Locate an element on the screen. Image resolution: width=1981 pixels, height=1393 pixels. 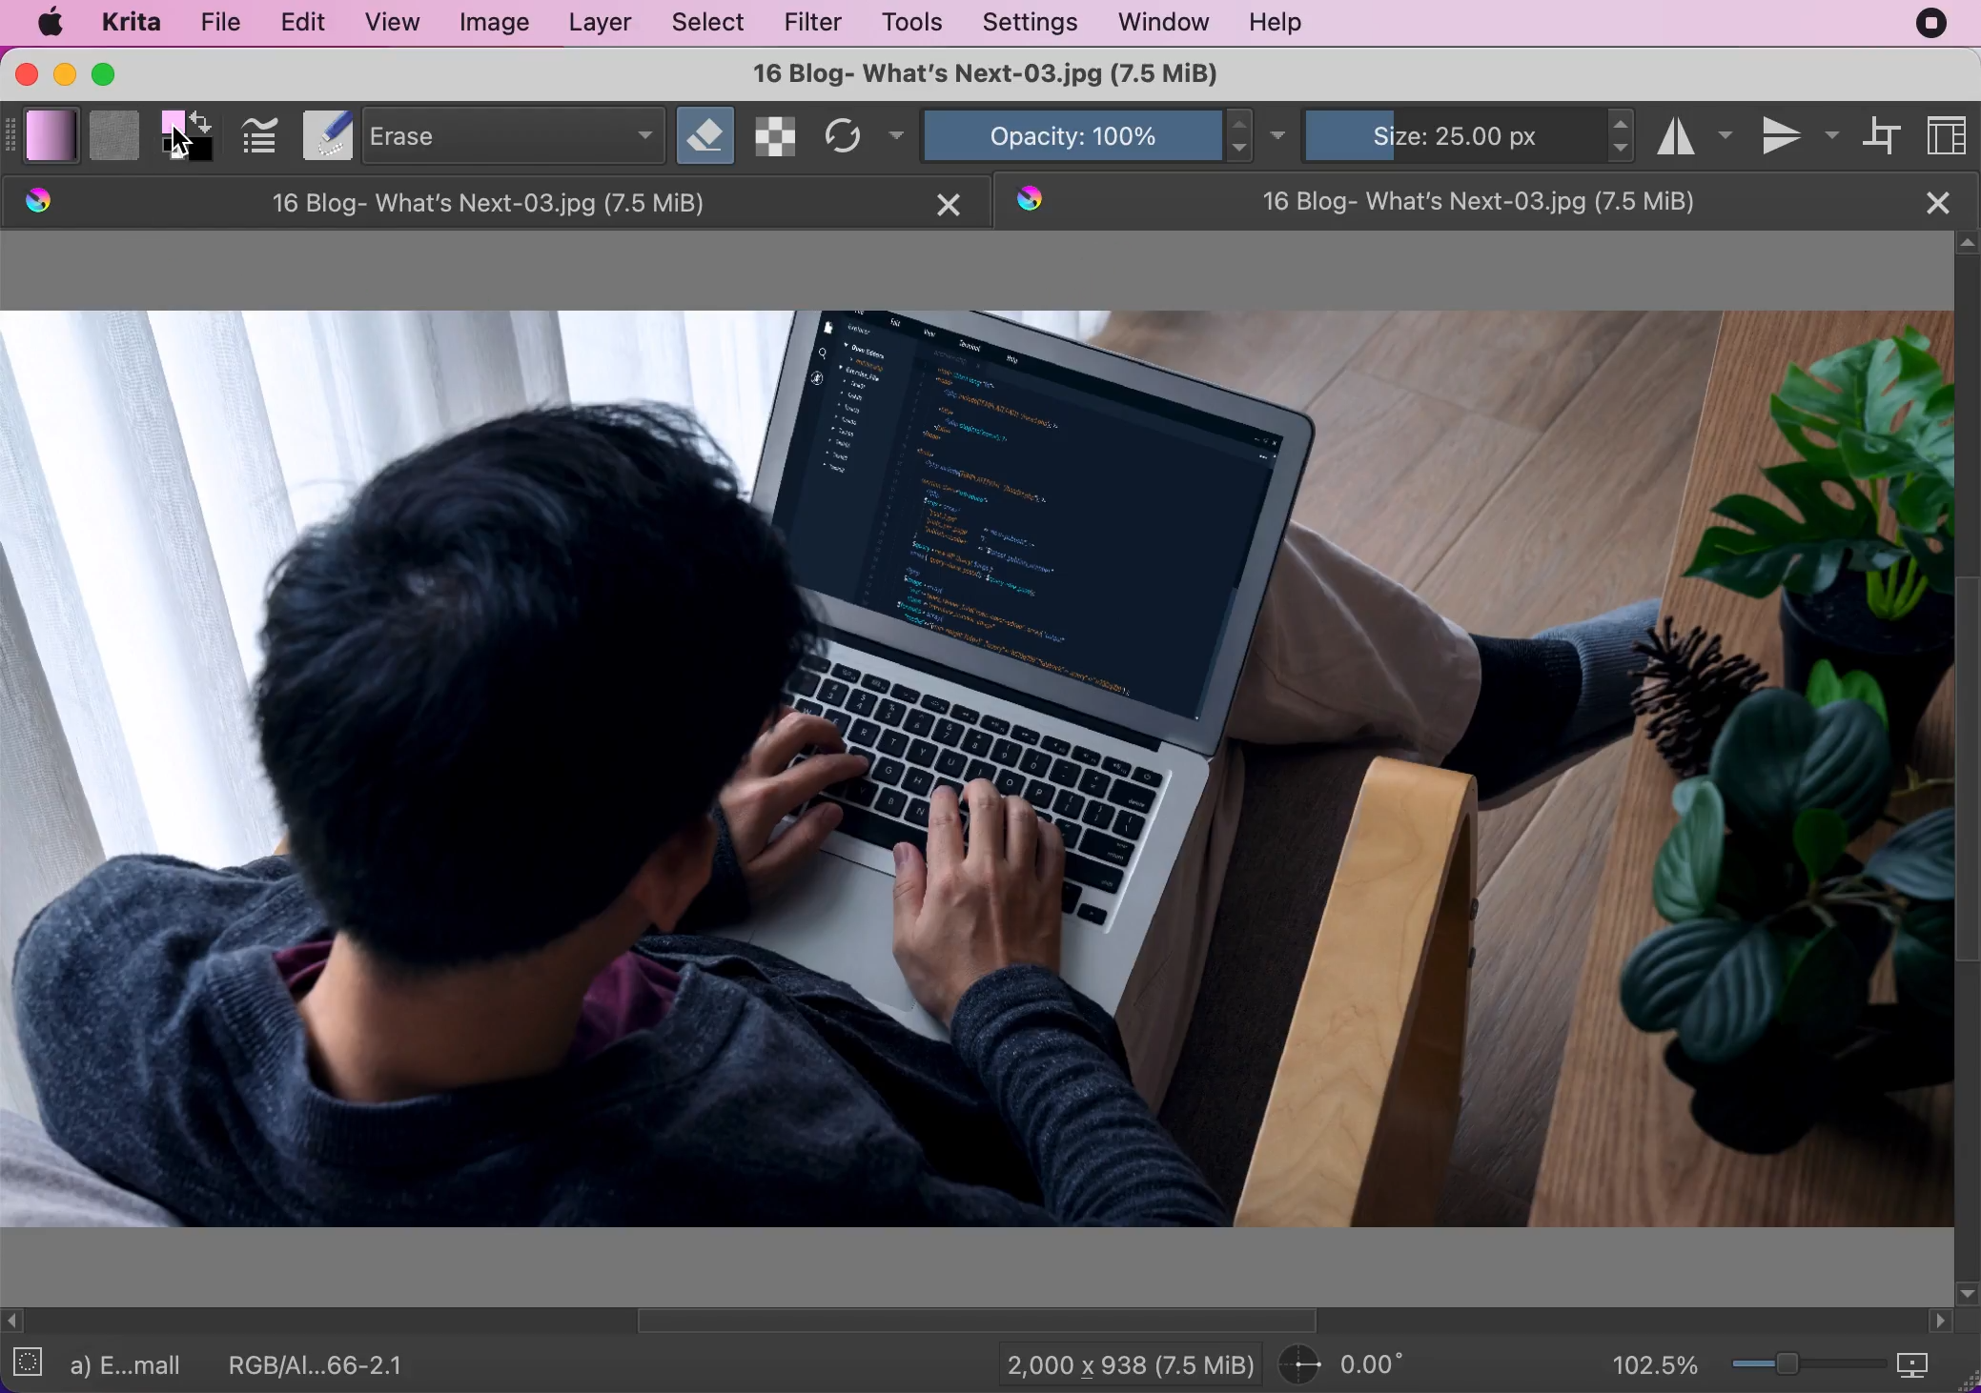
set eraser mode is located at coordinates (705, 133).